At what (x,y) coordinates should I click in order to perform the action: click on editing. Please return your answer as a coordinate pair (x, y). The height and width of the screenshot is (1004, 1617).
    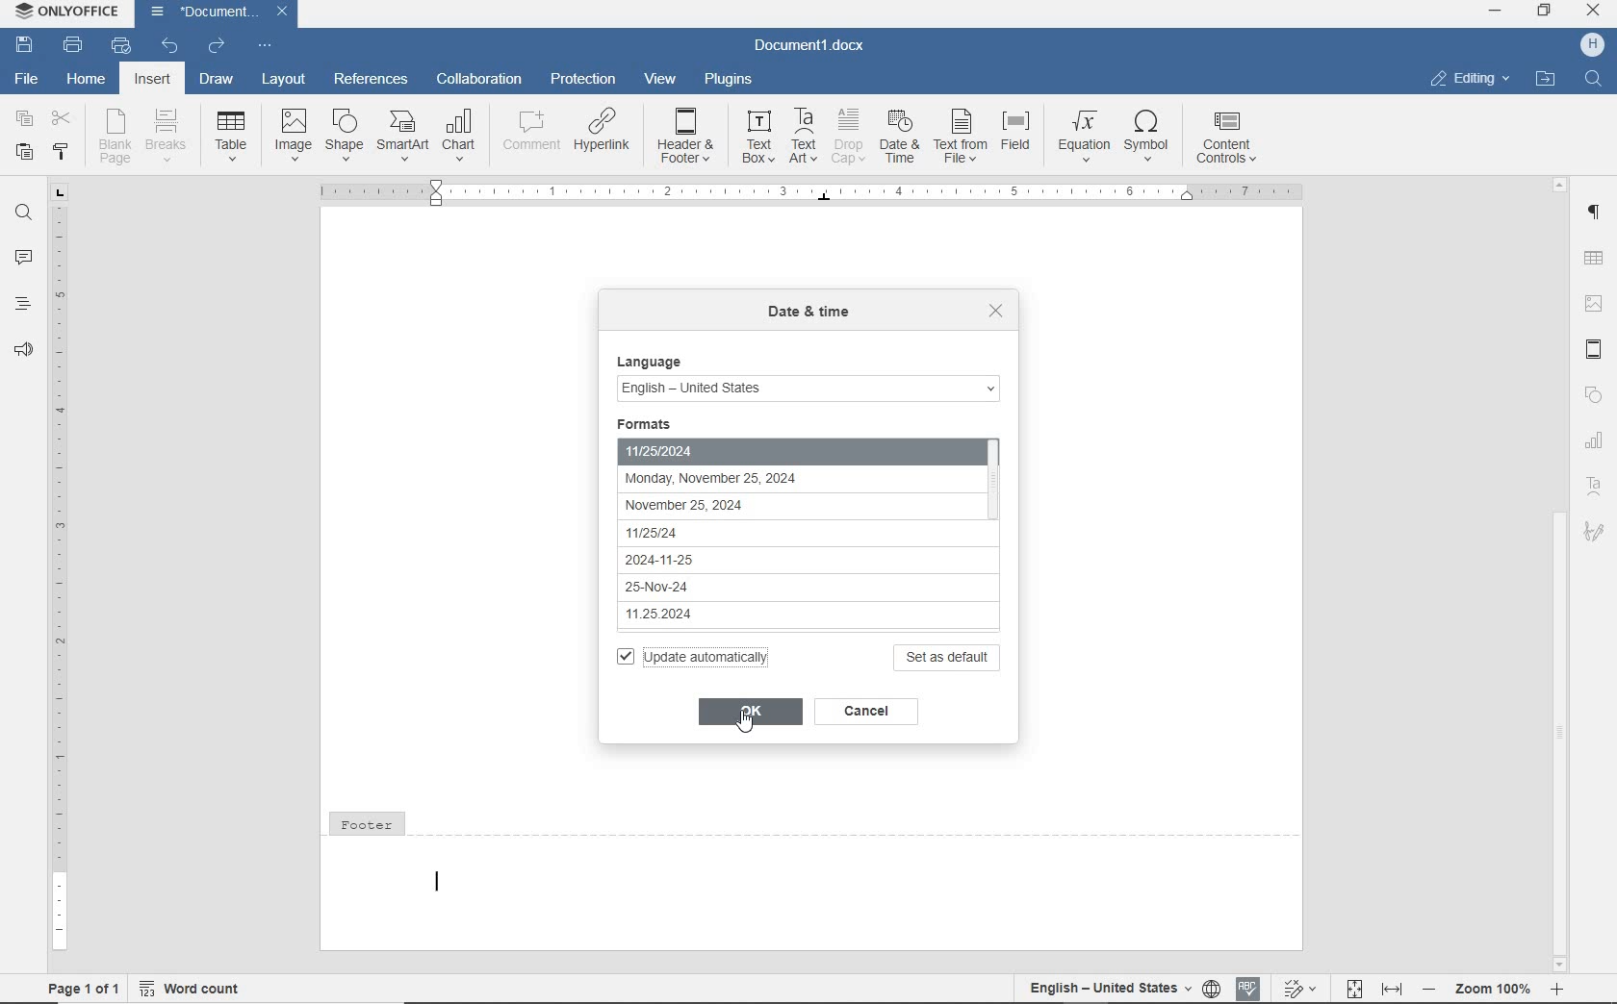
    Looking at the image, I should click on (1471, 80).